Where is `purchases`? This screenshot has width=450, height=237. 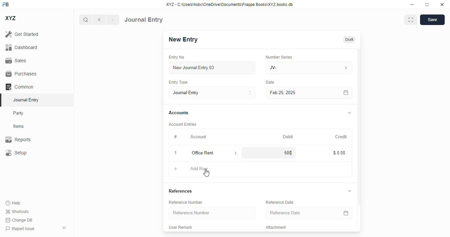
purchases is located at coordinates (21, 74).